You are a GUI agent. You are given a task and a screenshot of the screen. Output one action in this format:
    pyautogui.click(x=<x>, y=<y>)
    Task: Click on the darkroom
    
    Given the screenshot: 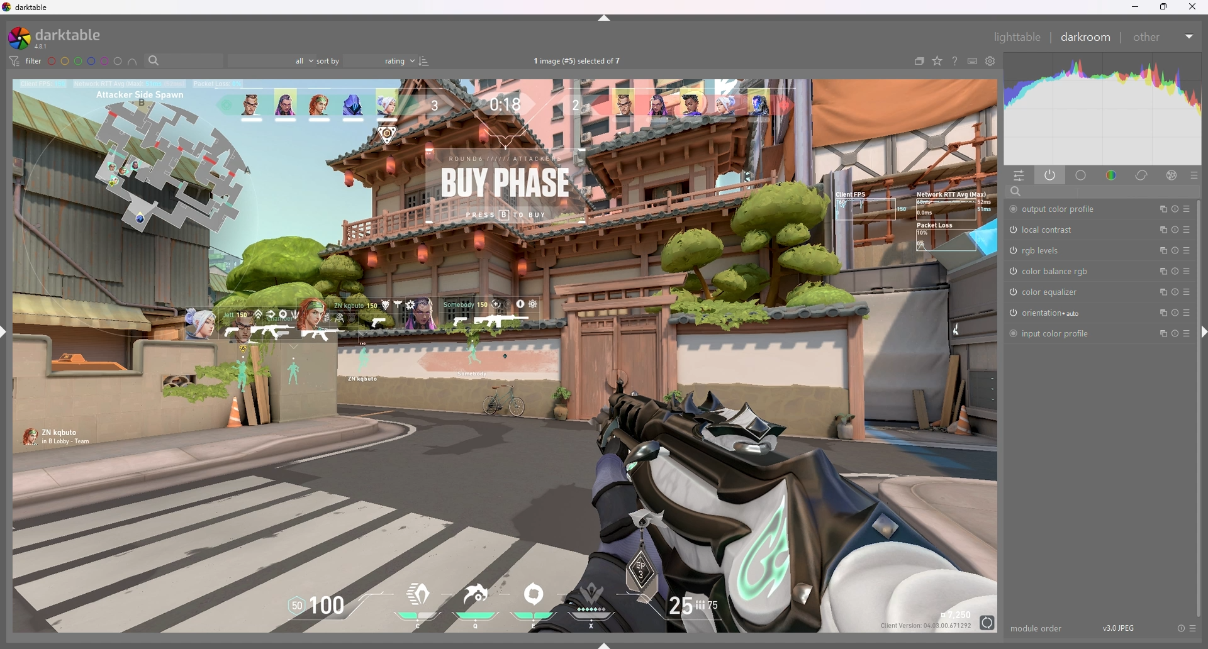 What is the action you would take?
    pyautogui.click(x=1088, y=36)
    